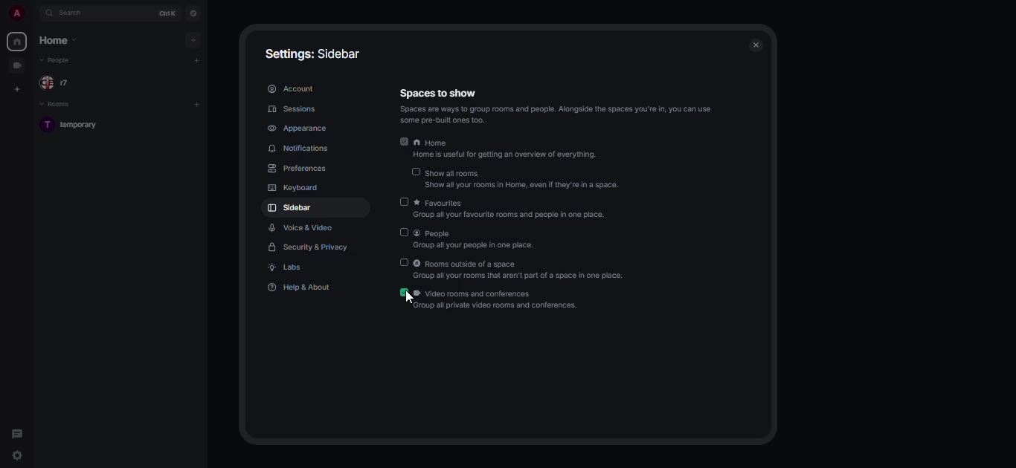 This screenshot has width=1016, height=468. I want to click on add, so click(199, 104).